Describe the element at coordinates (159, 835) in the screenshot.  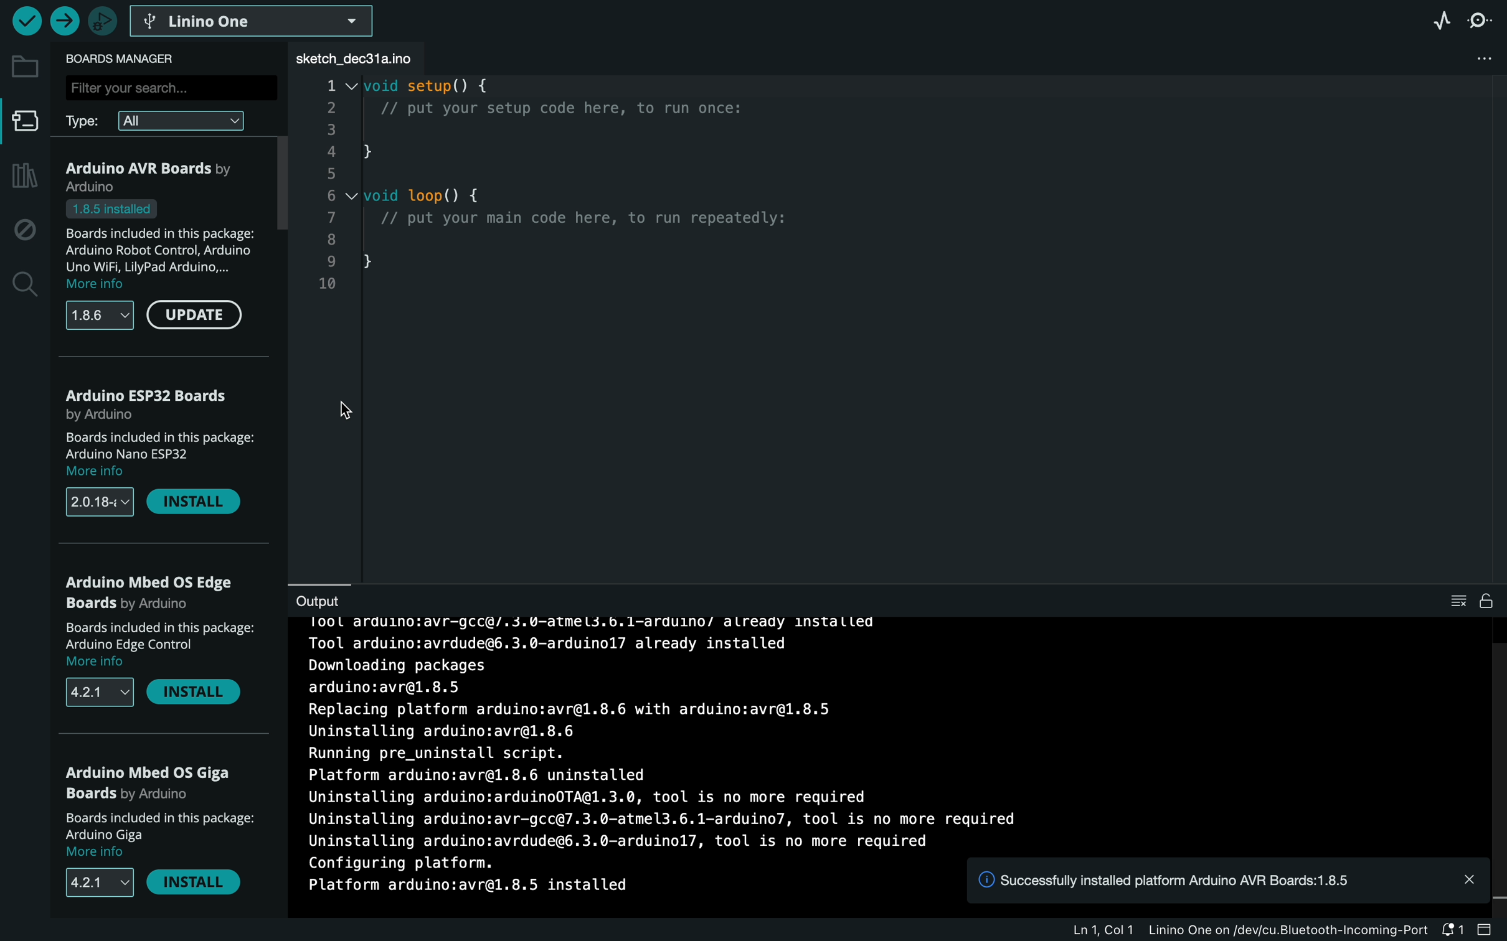
I see `DESCRIPTION` at that location.